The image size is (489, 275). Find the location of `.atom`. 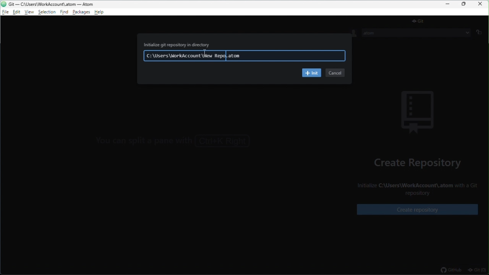

.atom is located at coordinates (417, 34).